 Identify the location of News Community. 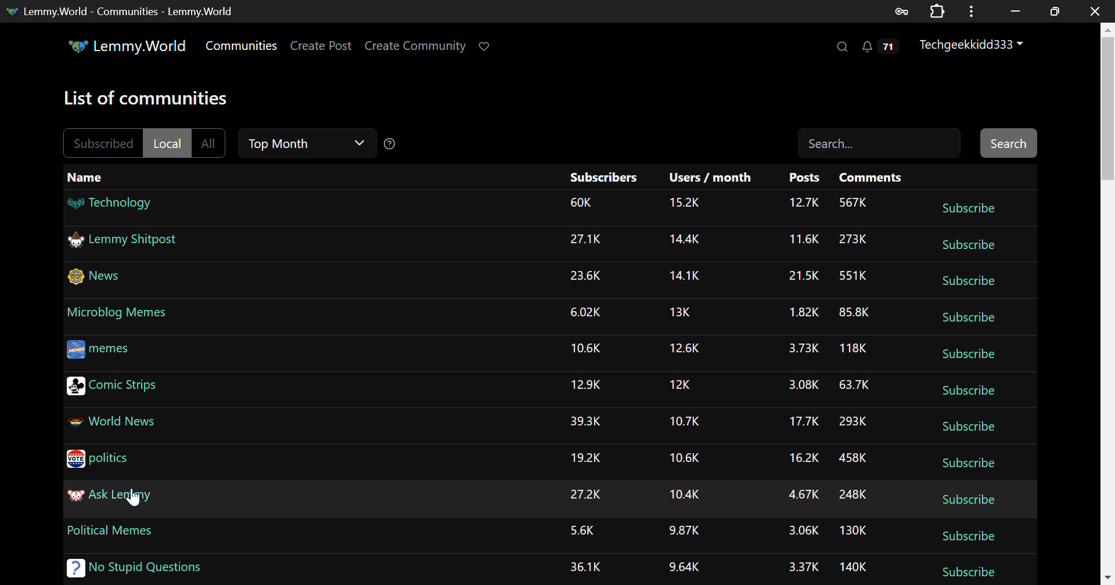
(100, 277).